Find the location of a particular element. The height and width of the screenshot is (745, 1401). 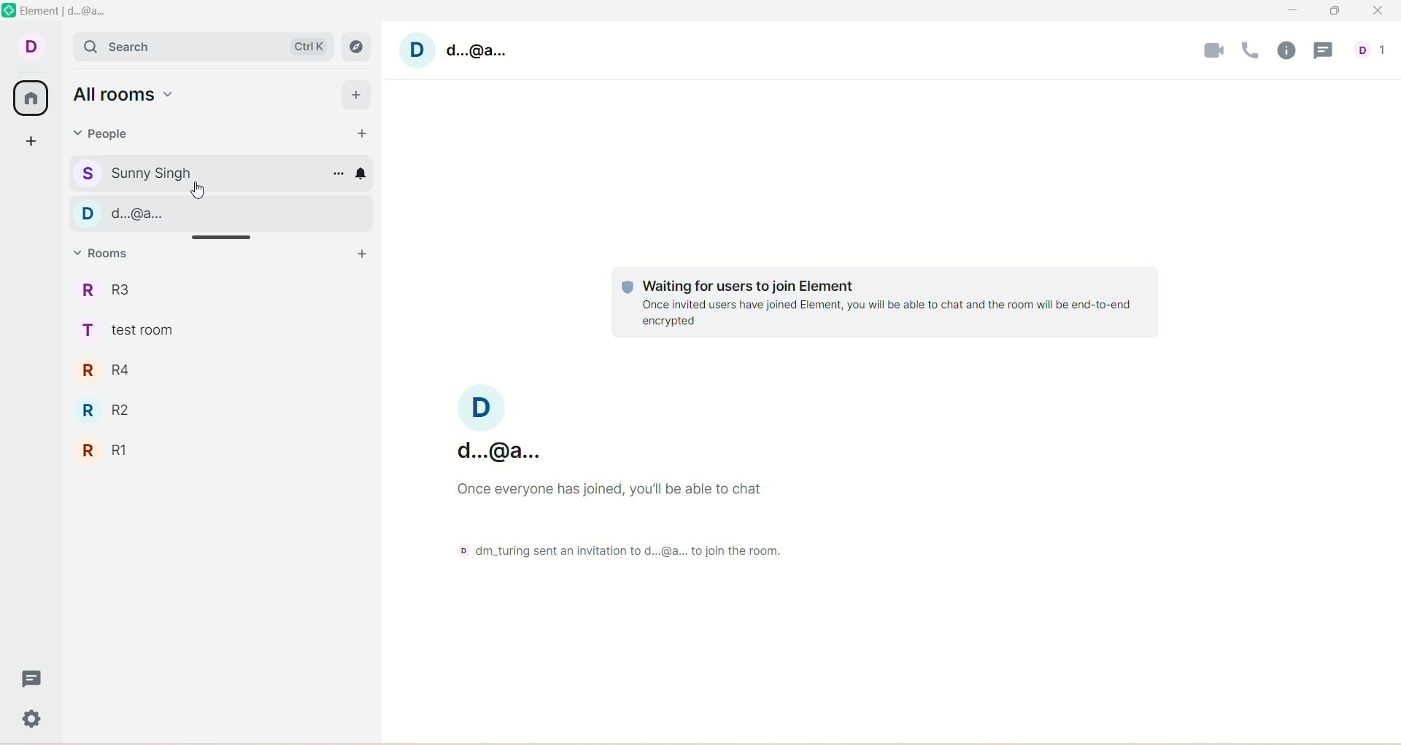

all rooms is located at coordinates (126, 93).